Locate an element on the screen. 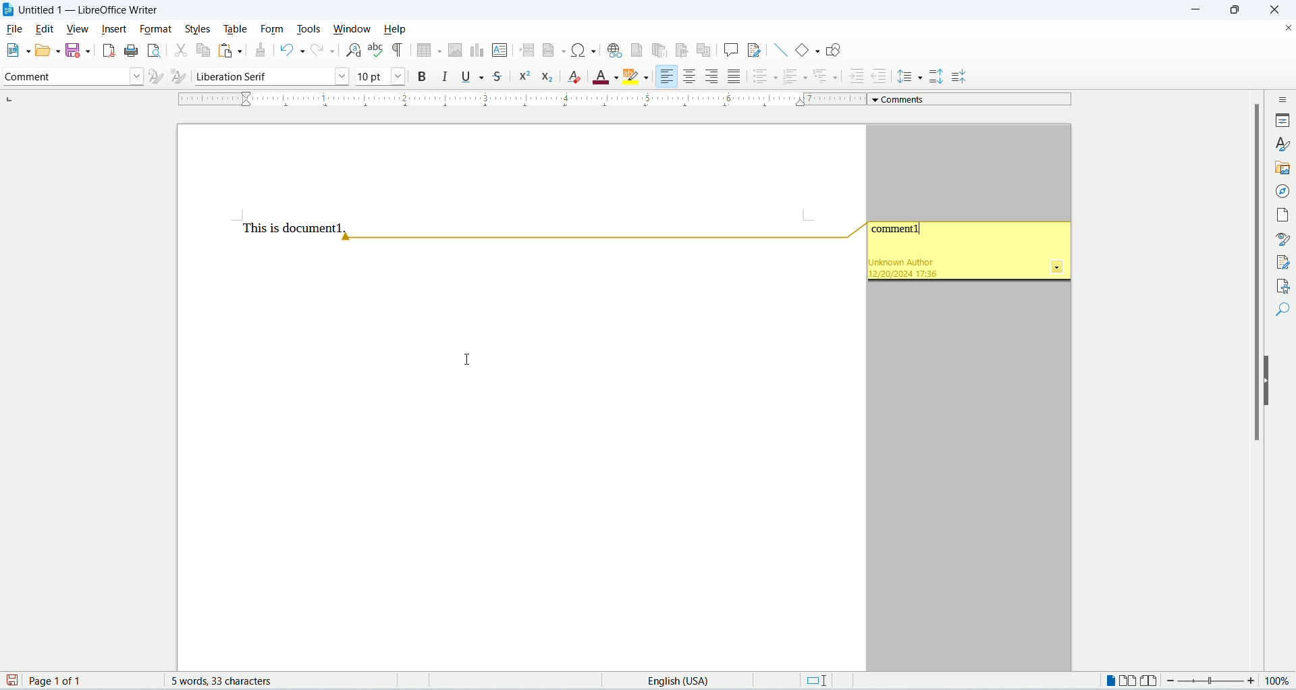 This screenshot has width=1296, height=690. close document is located at coordinates (1285, 28).